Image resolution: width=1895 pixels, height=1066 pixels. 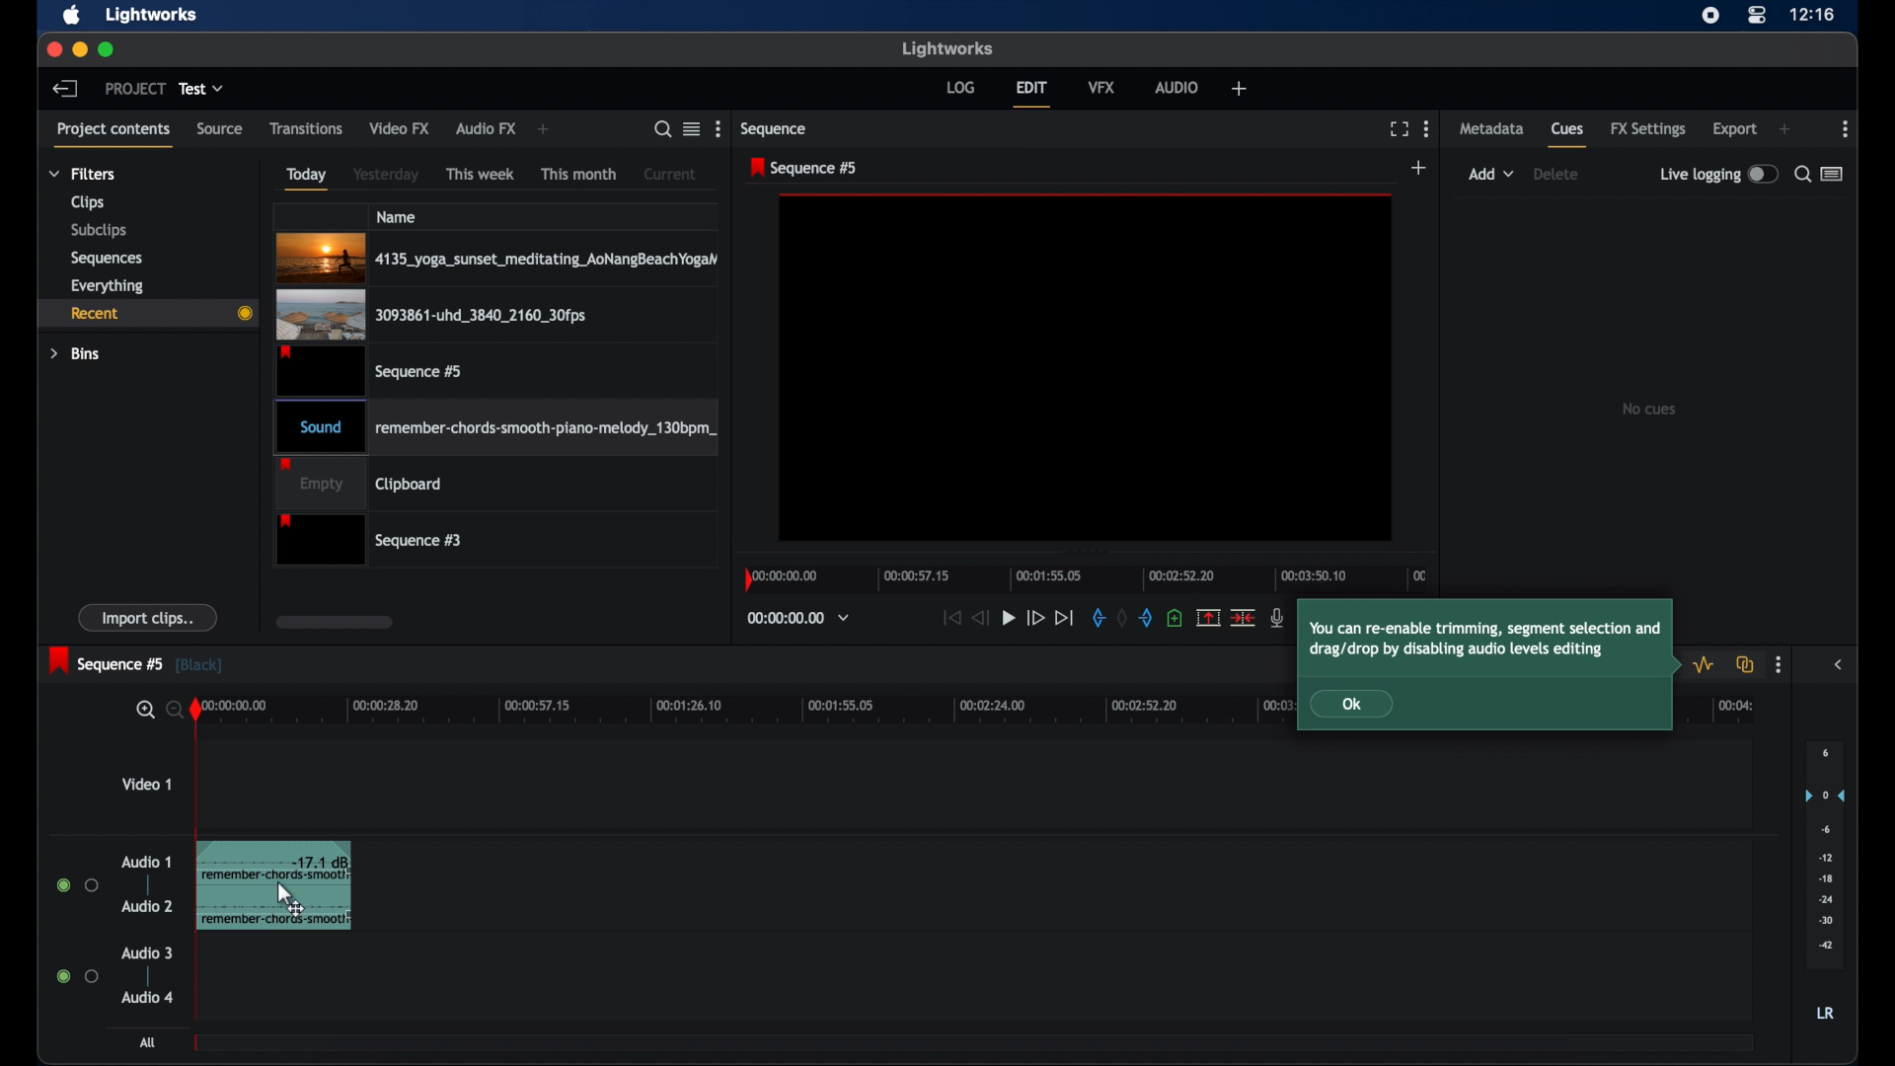 I want to click on Sound remember-chords-smooth-piano-melody_130bpm_, so click(x=493, y=427).